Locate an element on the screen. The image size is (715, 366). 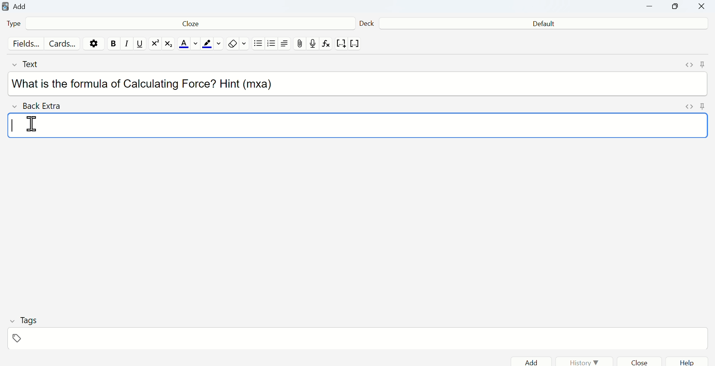
Settings is located at coordinates (95, 43).